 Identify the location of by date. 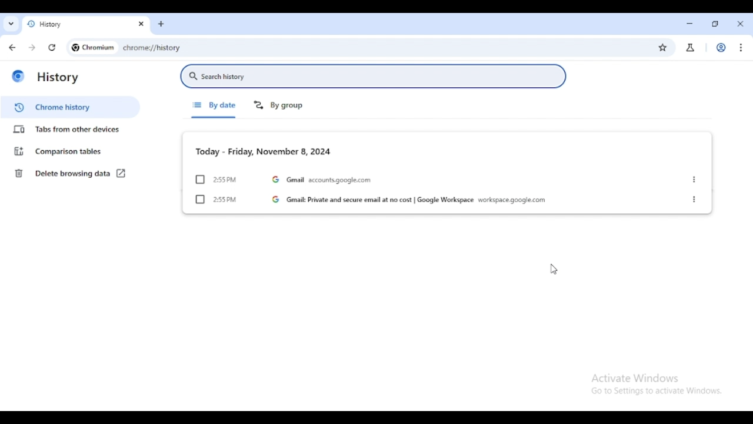
(215, 105).